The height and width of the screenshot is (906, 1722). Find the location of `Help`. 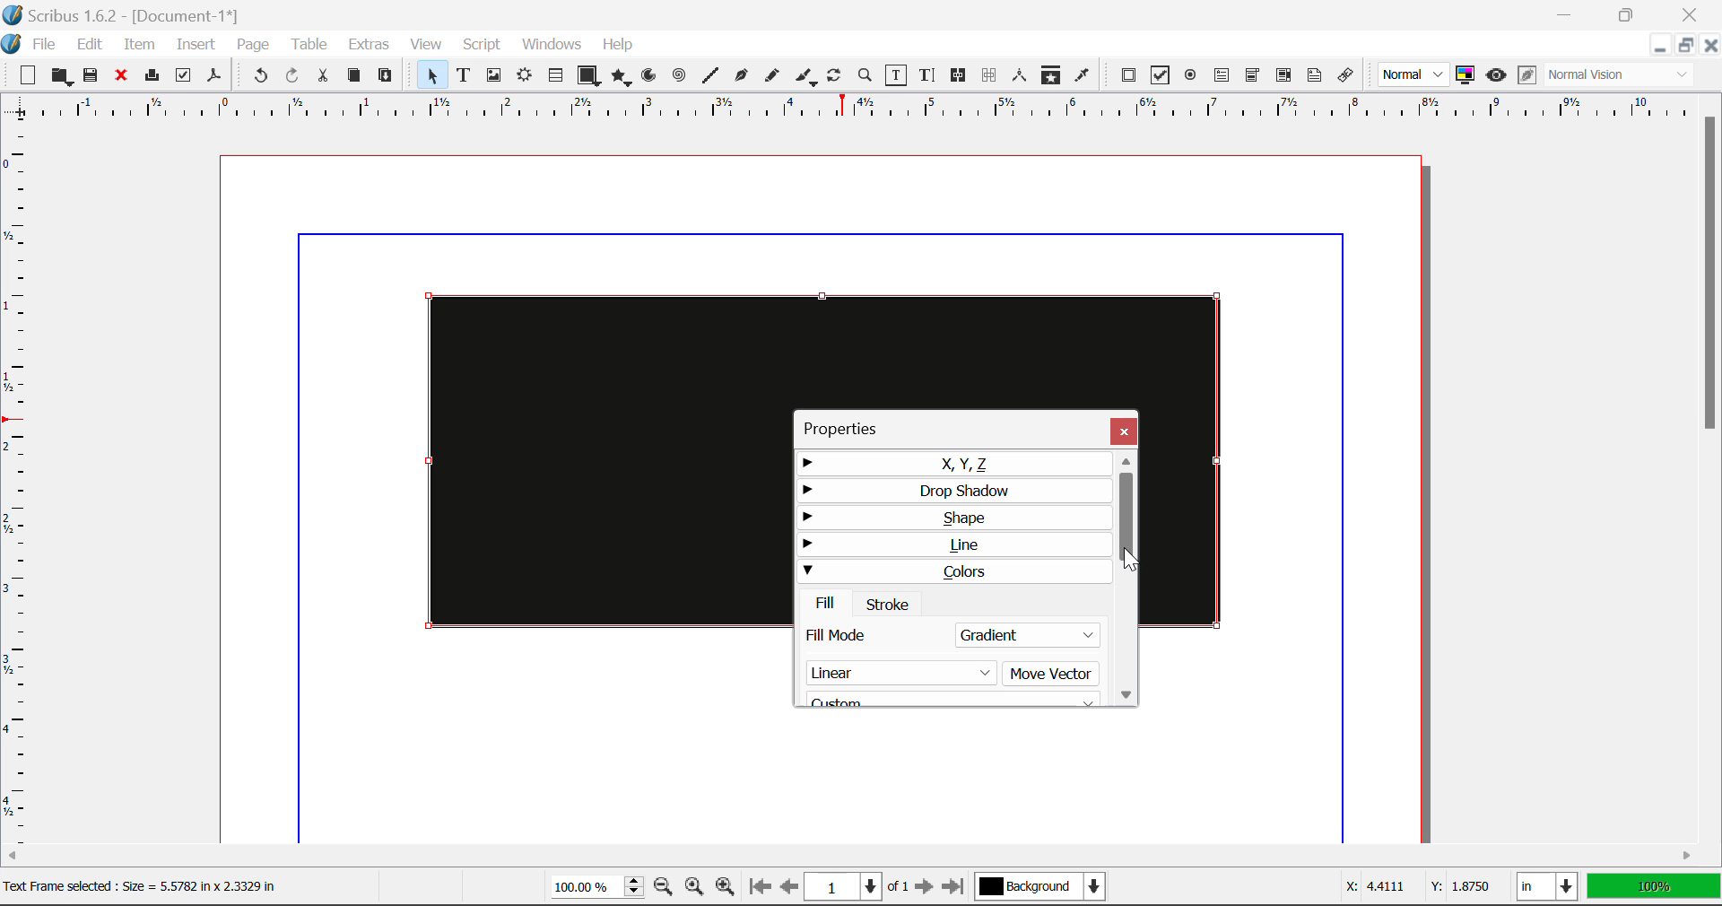

Help is located at coordinates (618, 45).